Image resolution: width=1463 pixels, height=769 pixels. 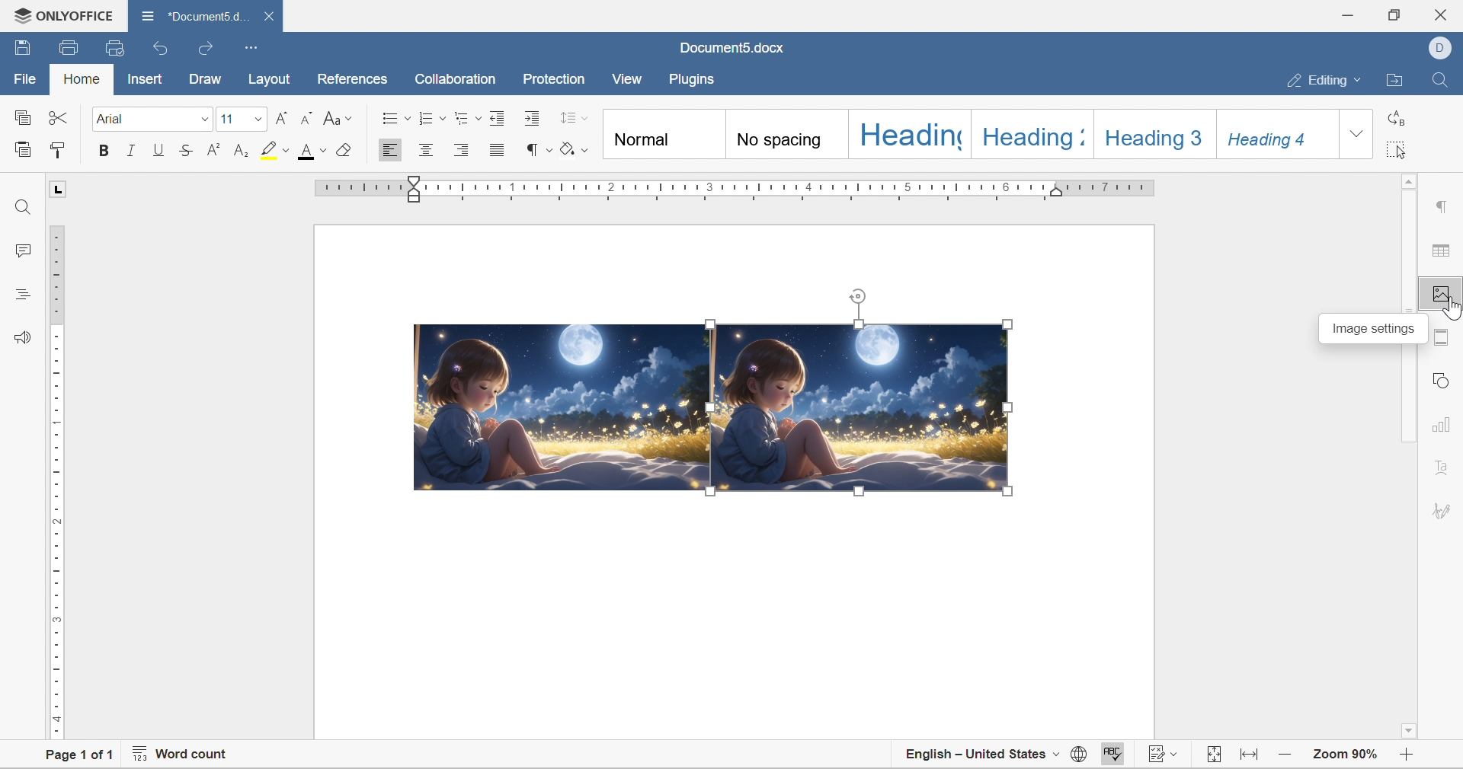 I want to click on find, so click(x=23, y=209).